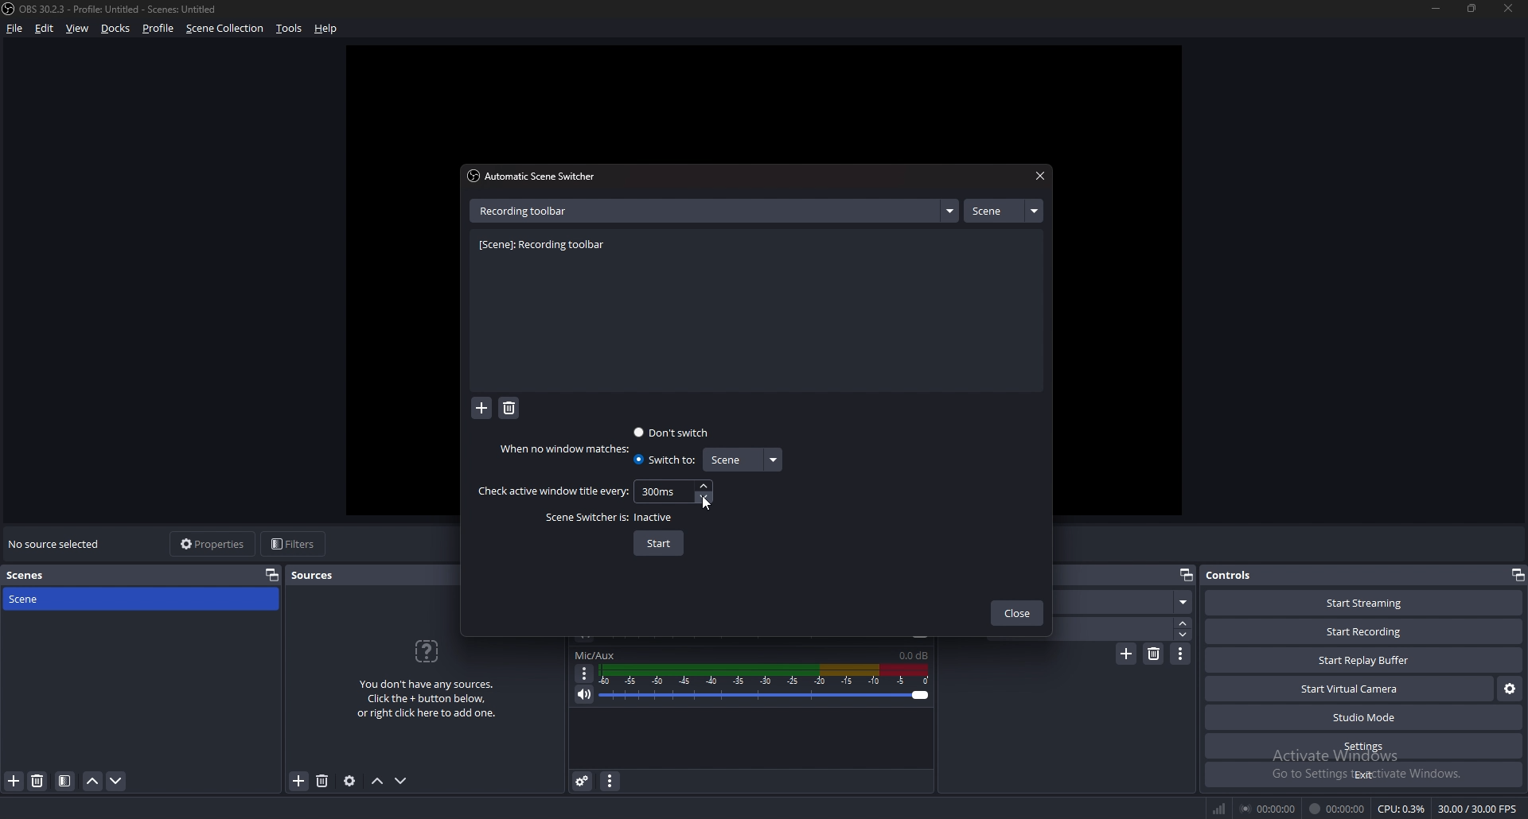 This screenshot has width=1528, height=819. What do you see at coordinates (349, 780) in the screenshot?
I see `source properties` at bounding box center [349, 780].